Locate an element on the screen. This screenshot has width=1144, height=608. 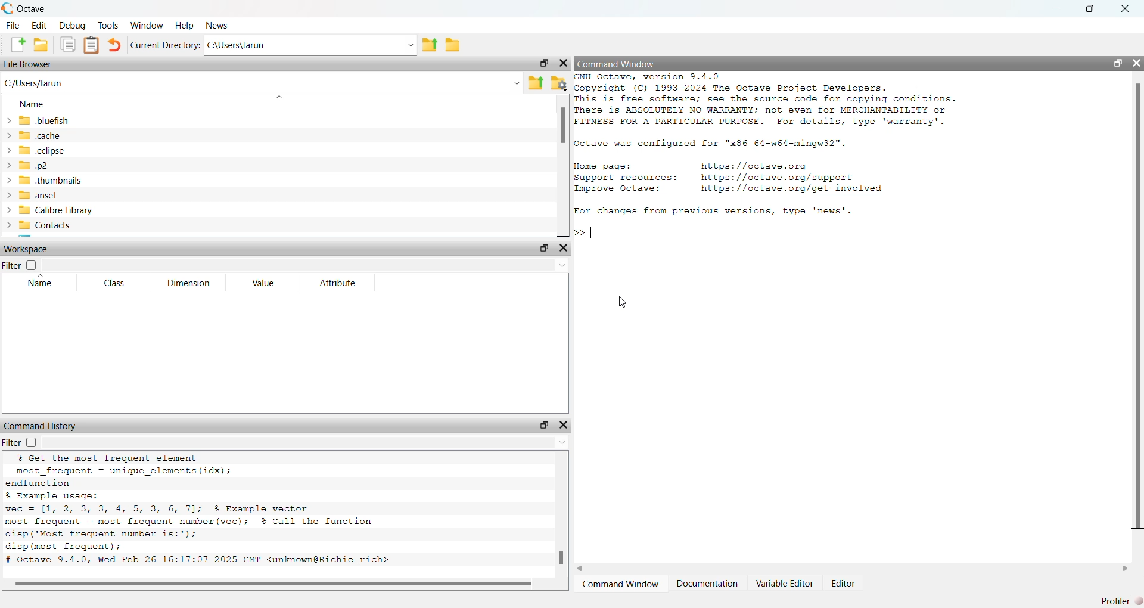
Variable Editor is located at coordinates (785, 584).